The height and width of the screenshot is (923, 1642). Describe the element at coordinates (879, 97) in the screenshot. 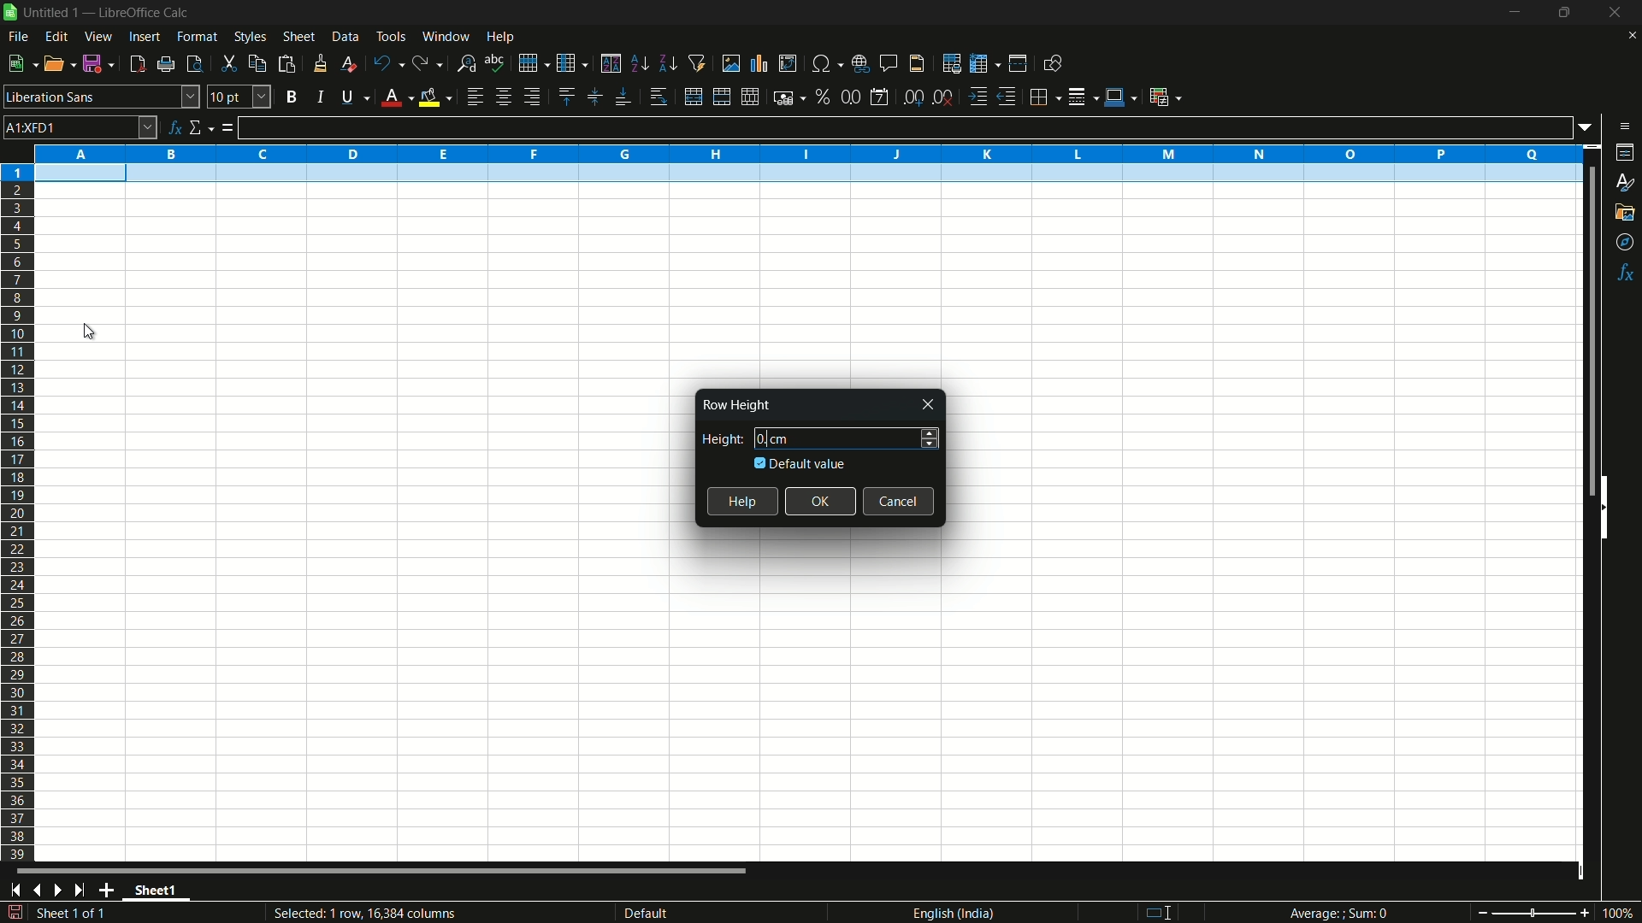

I see `format as date` at that location.